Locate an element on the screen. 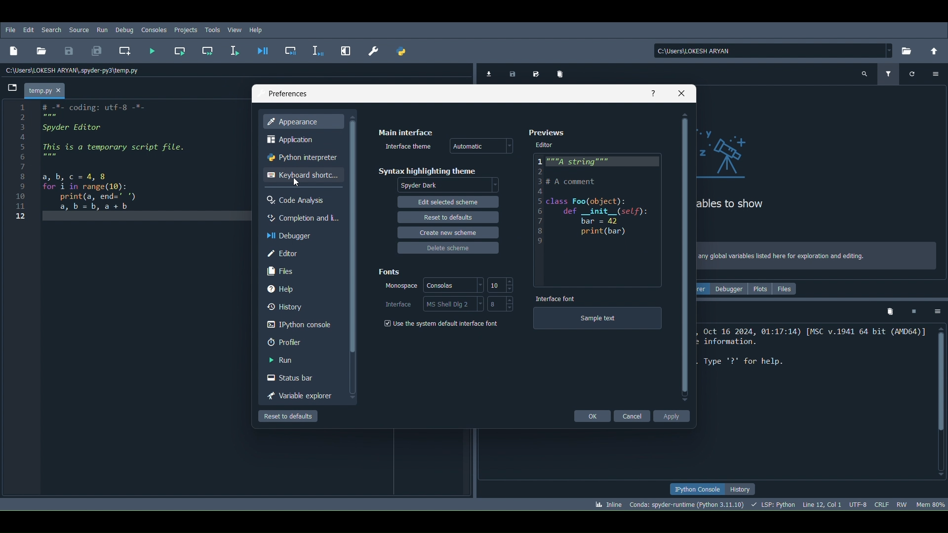 This screenshot has height=533, width=948. Tools is located at coordinates (214, 29).